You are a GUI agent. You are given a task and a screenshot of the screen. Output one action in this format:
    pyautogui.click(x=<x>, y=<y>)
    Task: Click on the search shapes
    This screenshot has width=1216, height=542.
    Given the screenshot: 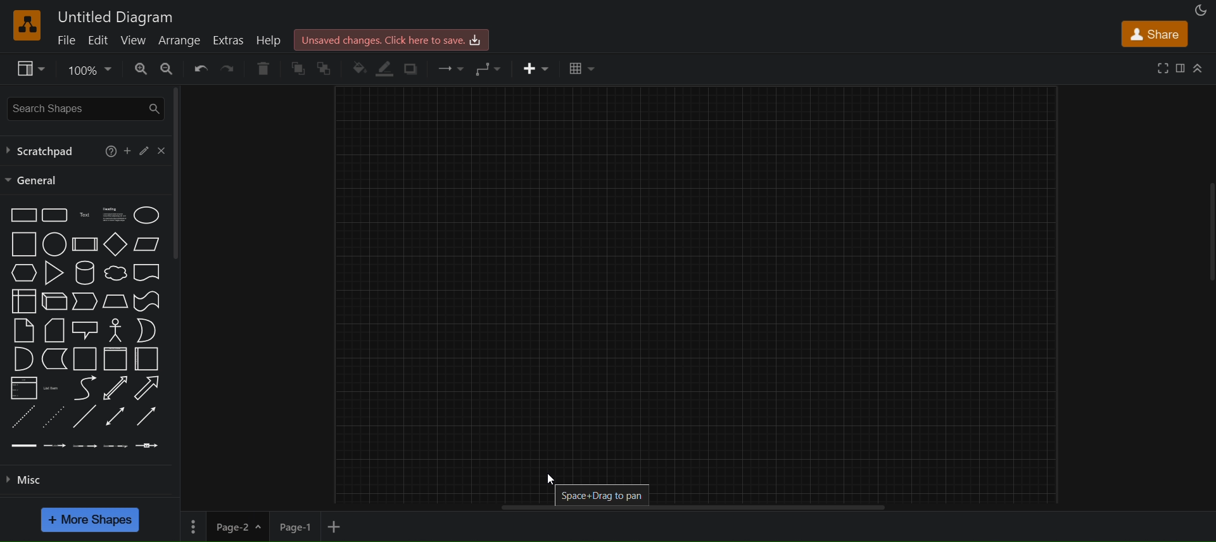 What is the action you would take?
    pyautogui.click(x=84, y=106)
    